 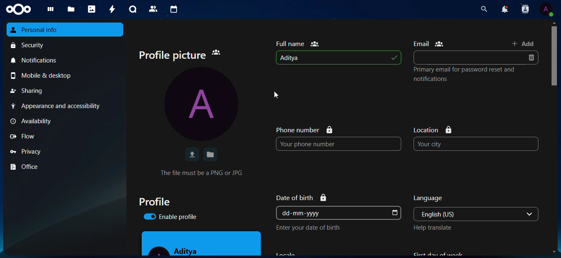 What do you see at coordinates (546, 9) in the screenshot?
I see `profile` at bounding box center [546, 9].